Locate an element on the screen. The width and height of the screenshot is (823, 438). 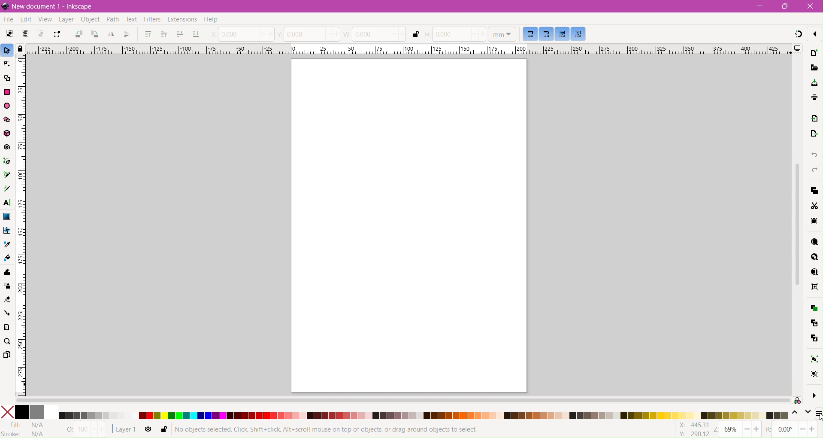
Mesh Tool is located at coordinates (6, 230).